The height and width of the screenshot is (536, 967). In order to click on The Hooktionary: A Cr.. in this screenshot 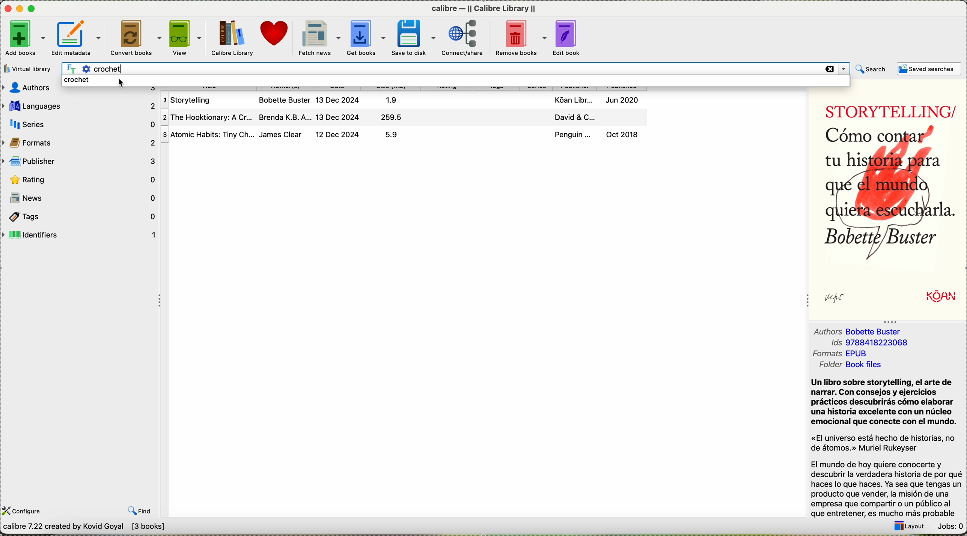, I will do `click(209, 117)`.